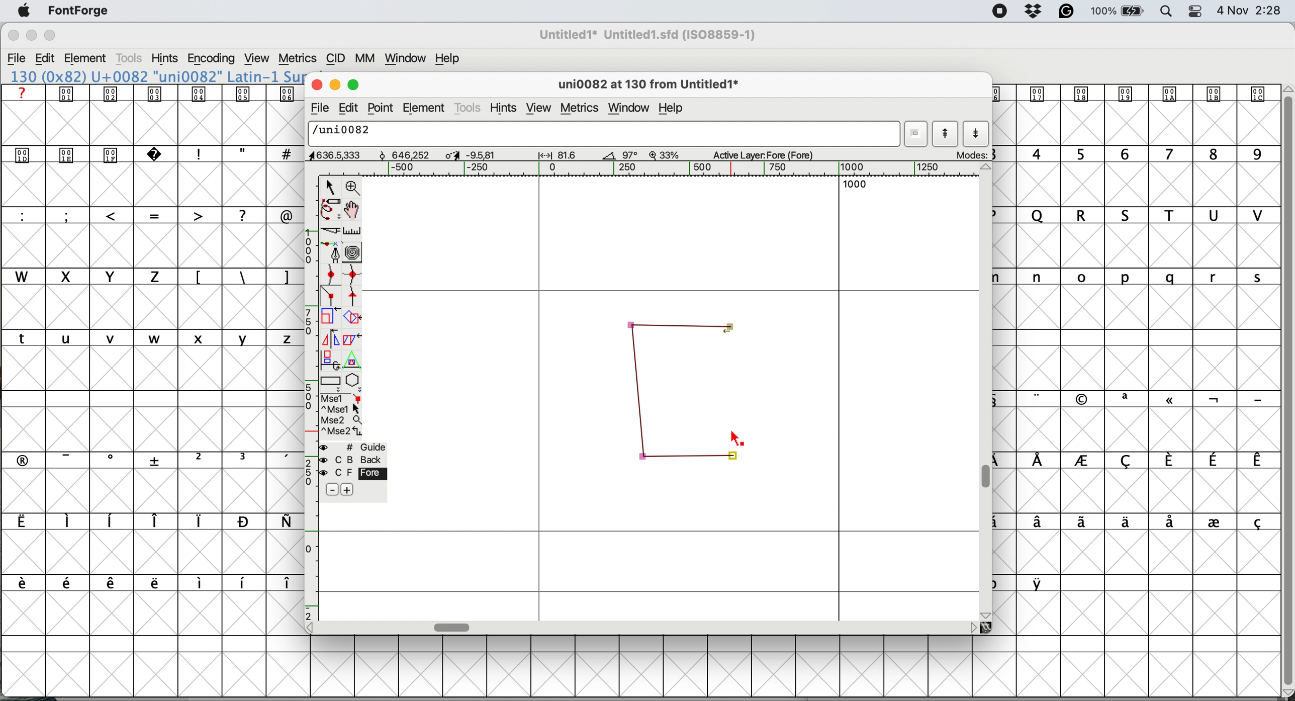 This screenshot has width=1295, height=701. I want to click on uppercase letters, so click(1143, 215).